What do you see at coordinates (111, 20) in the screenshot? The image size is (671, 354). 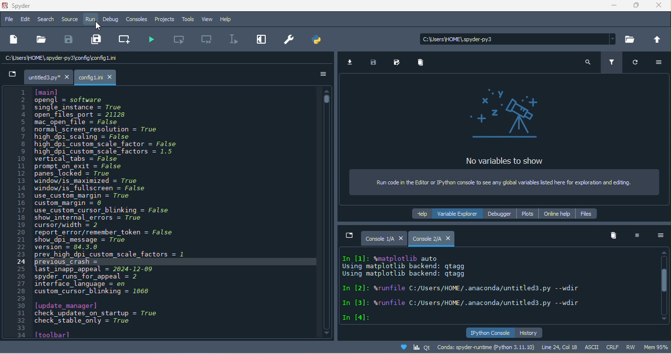 I see `debug` at bounding box center [111, 20].